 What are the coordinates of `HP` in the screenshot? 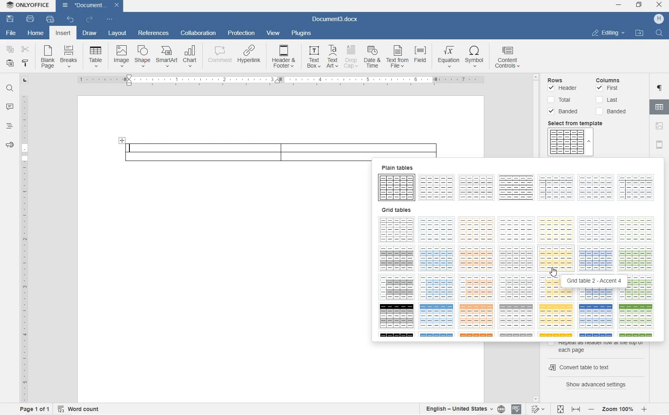 It's located at (659, 19).